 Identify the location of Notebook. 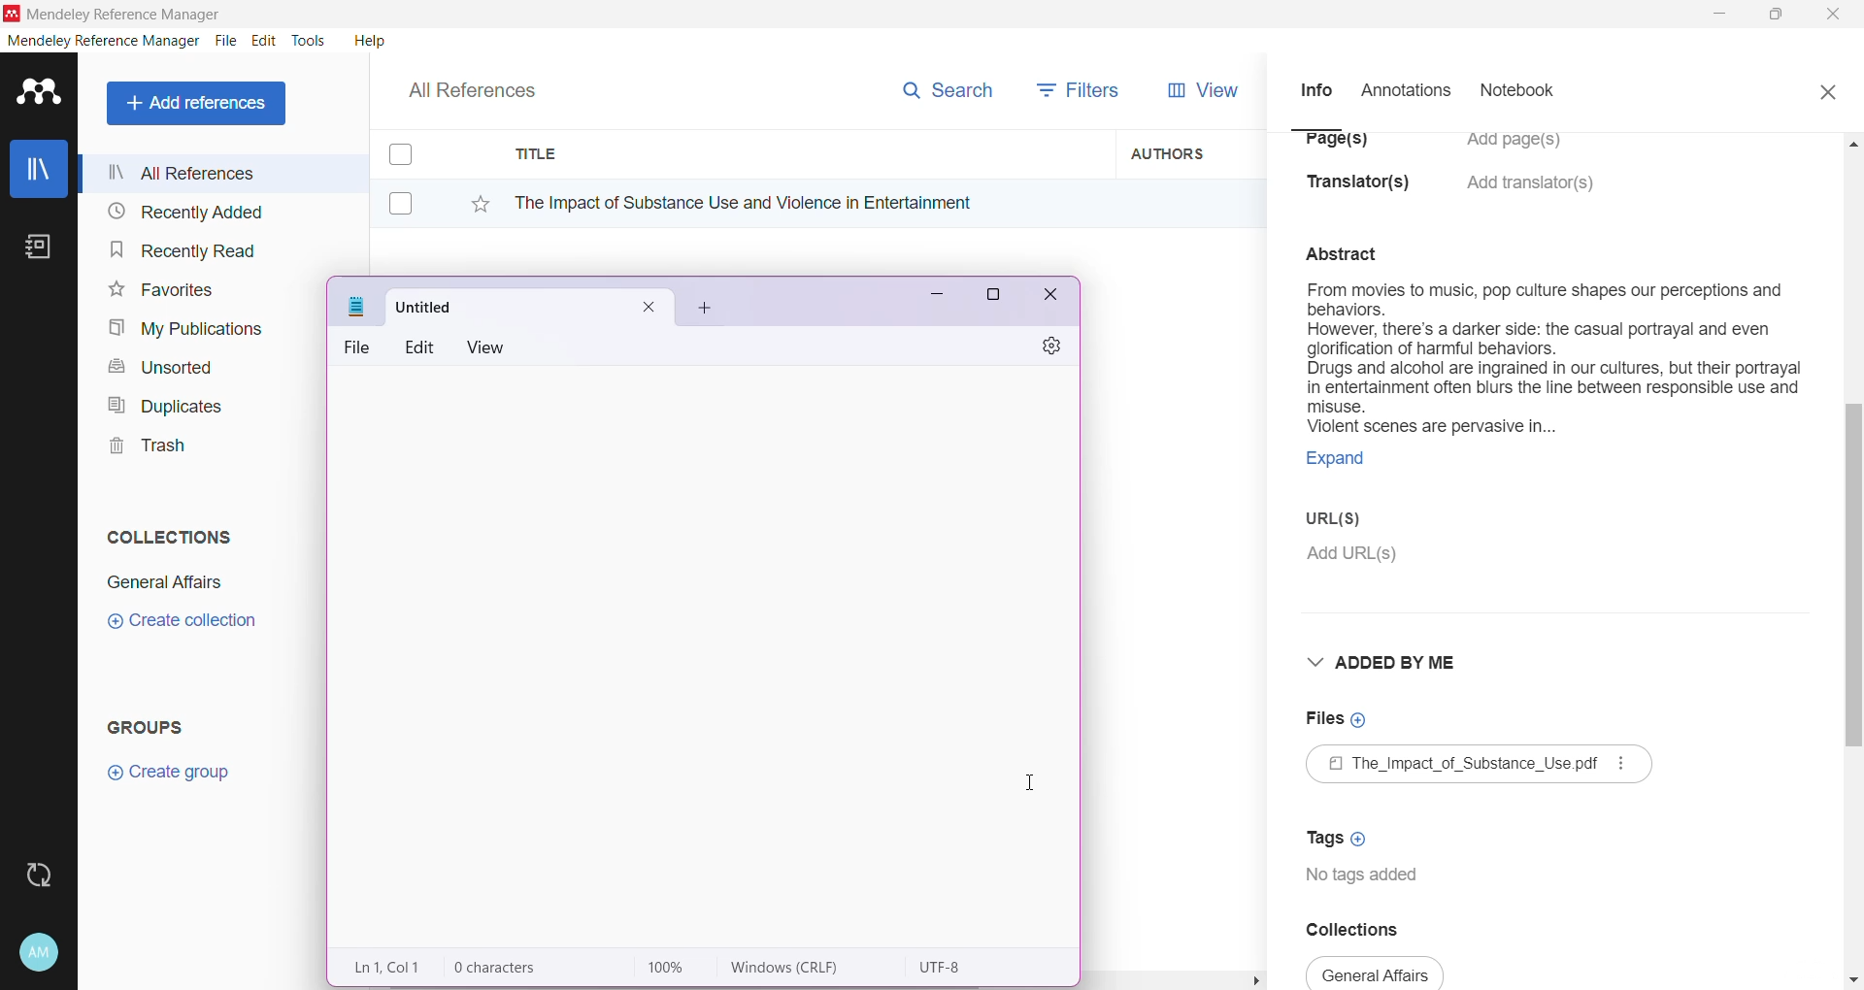
(1523, 92).